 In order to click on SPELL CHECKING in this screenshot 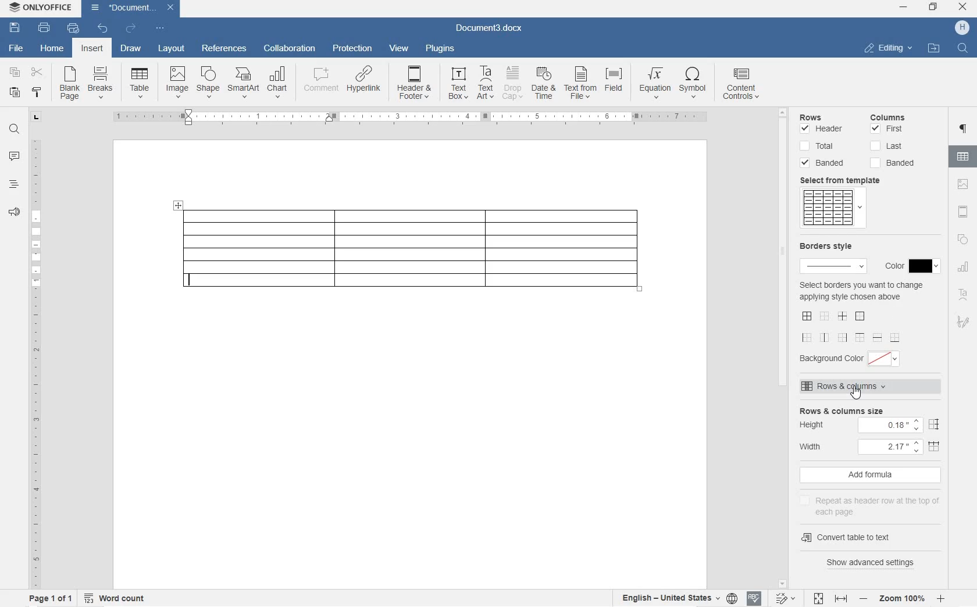, I will do `click(754, 599)`.